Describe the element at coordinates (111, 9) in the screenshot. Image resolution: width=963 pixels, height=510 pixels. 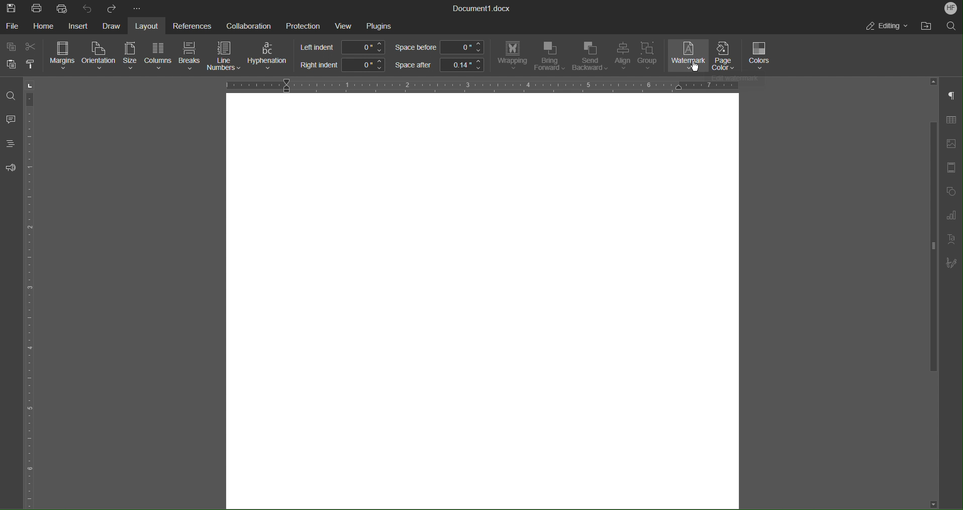
I see `Redo` at that location.